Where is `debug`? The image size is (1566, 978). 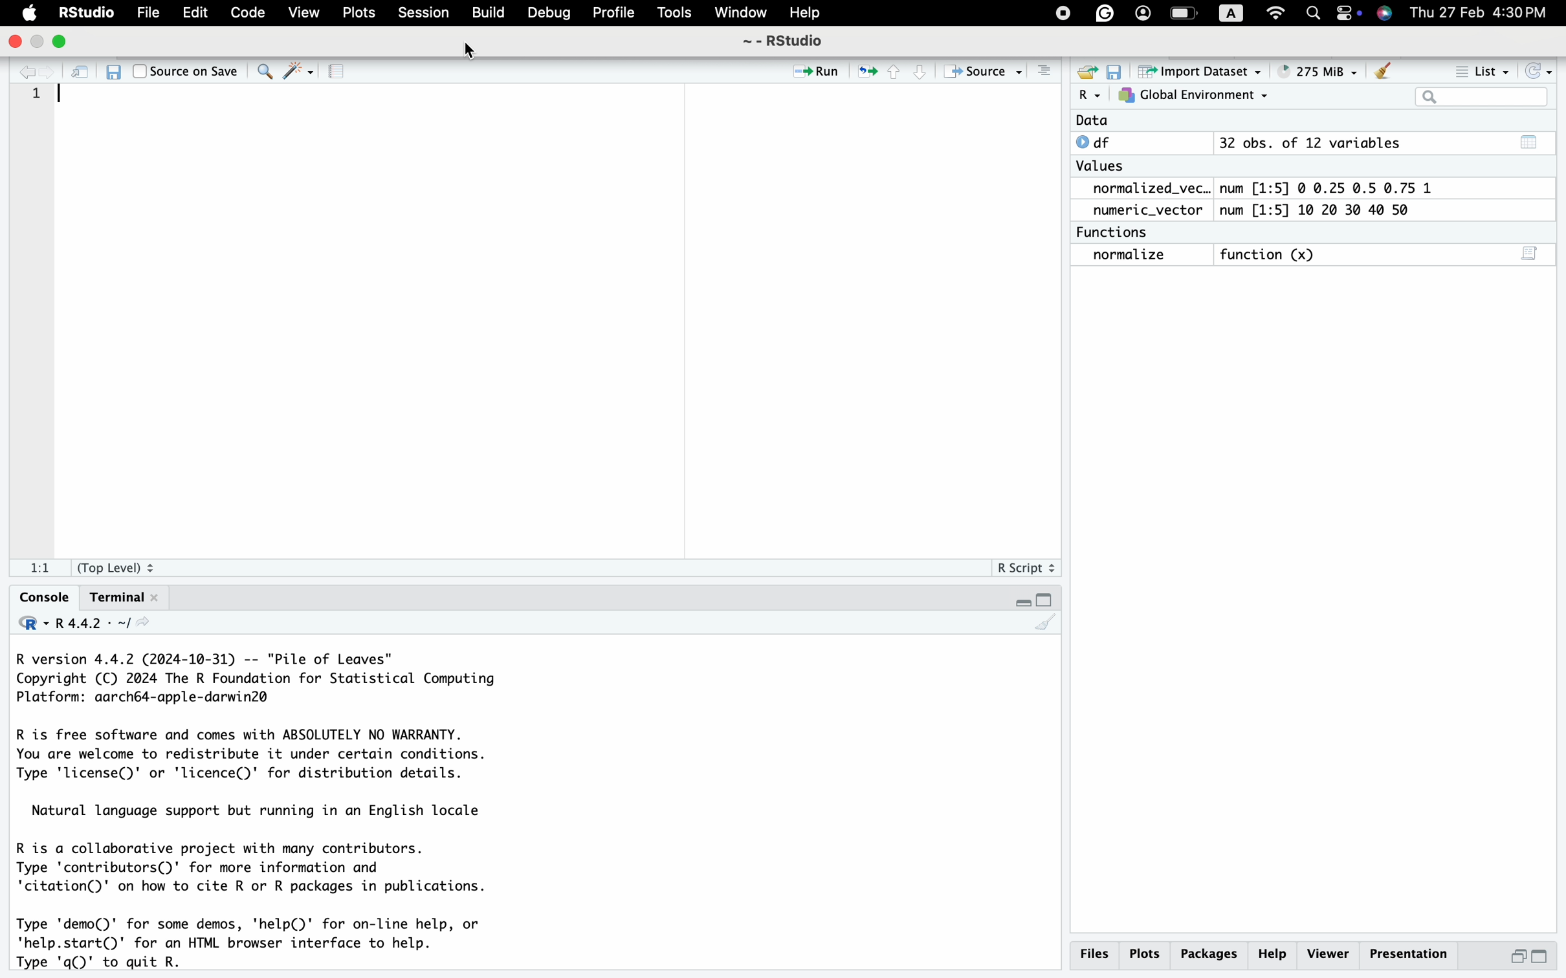 debug is located at coordinates (547, 12).